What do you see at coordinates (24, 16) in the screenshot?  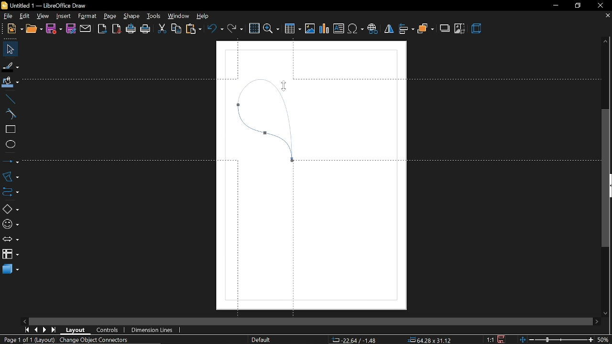 I see `edit` at bounding box center [24, 16].